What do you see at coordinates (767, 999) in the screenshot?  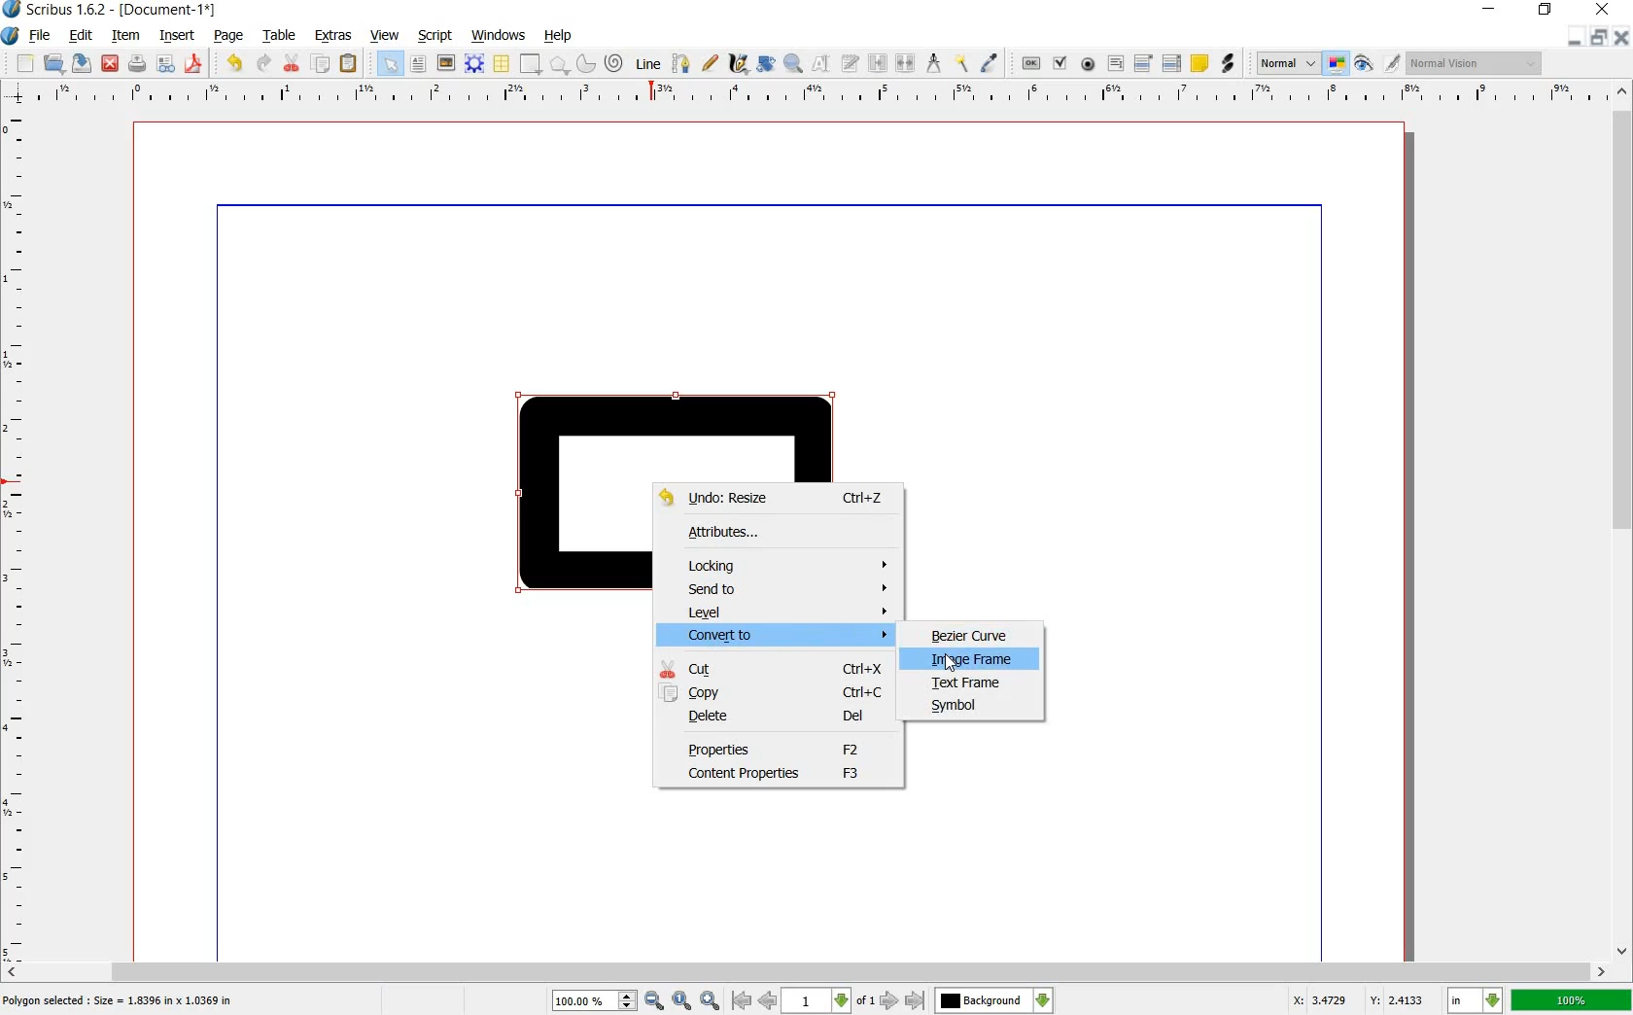 I see `go to previous page` at bounding box center [767, 999].